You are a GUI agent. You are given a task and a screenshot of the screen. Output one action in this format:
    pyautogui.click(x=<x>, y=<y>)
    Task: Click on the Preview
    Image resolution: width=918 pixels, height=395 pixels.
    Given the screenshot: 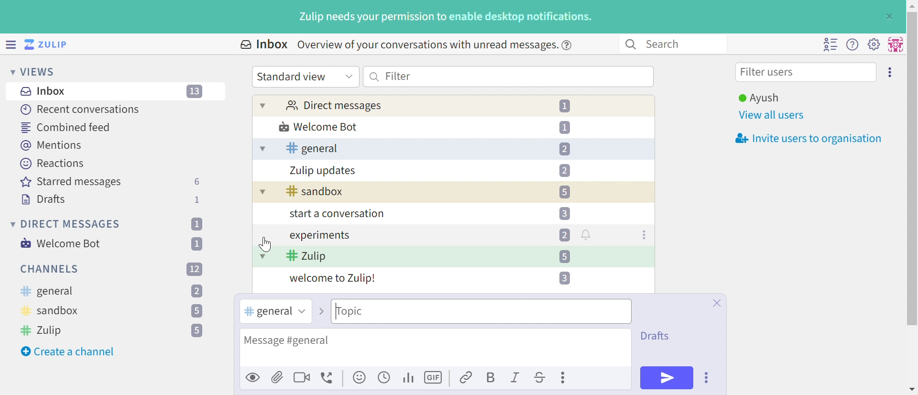 What is the action you would take?
    pyautogui.click(x=253, y=377)
    